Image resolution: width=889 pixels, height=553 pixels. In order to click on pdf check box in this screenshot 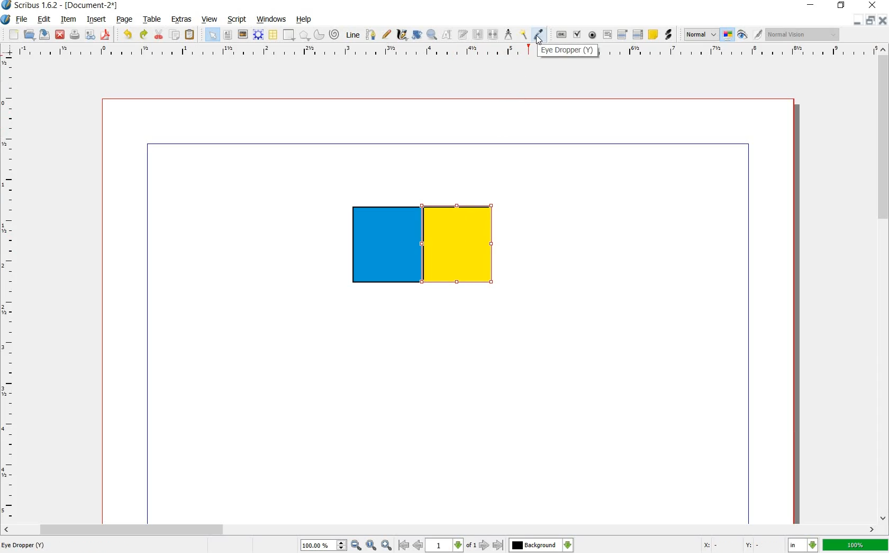, I will do `click(577, 34)`.